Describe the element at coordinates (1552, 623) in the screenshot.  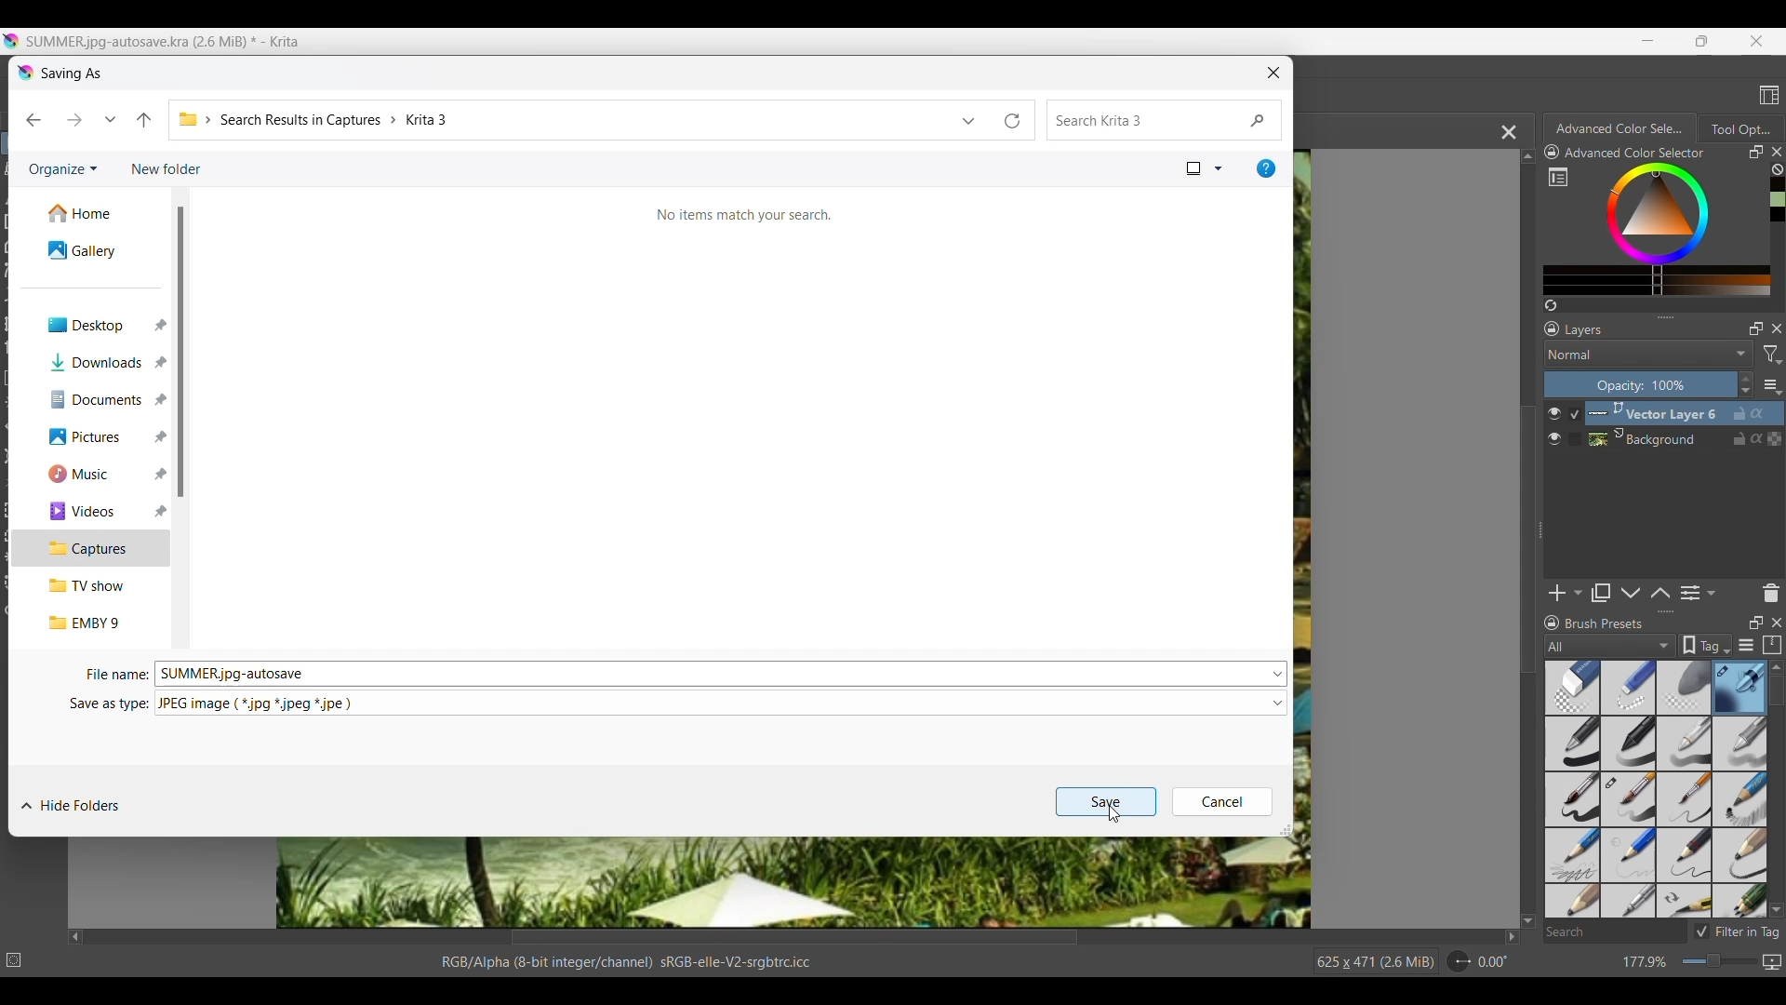
I see `Lock Brush presets panel` at that location.